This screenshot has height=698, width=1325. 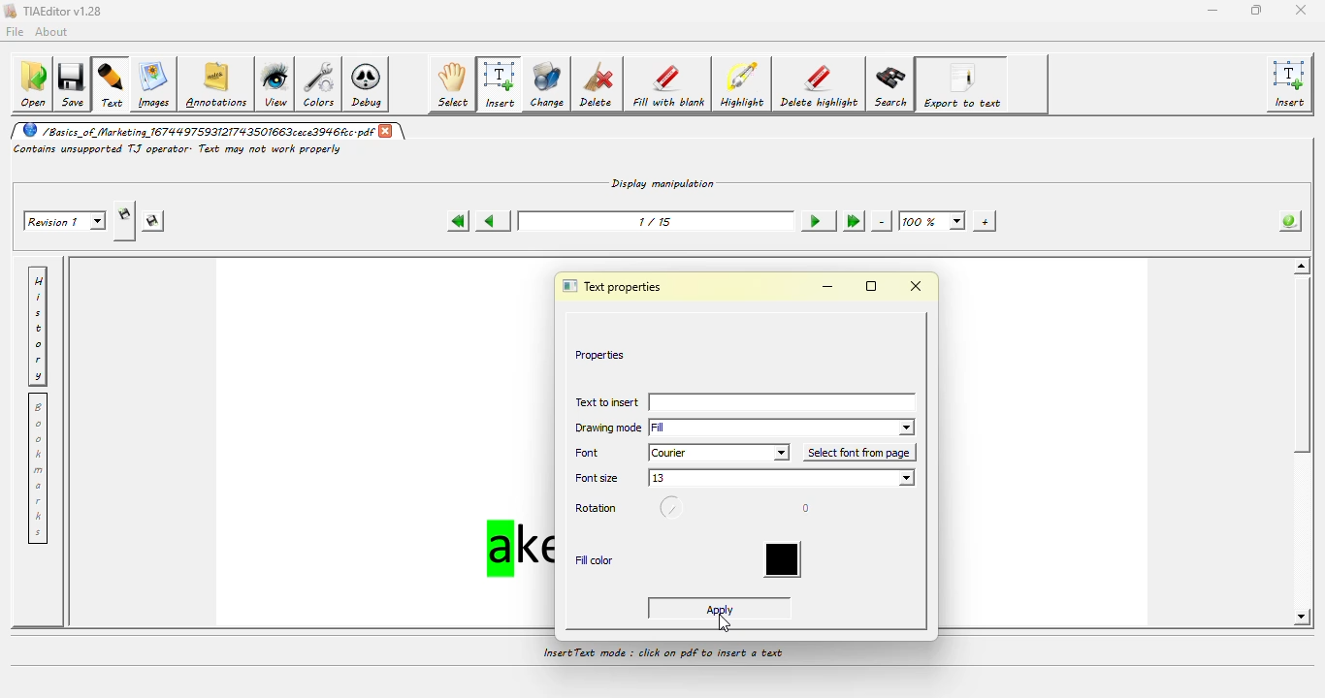 What do you see at coordinates (919, 287) in the screenshot?
I see `close` at bounding box center [919, 287].